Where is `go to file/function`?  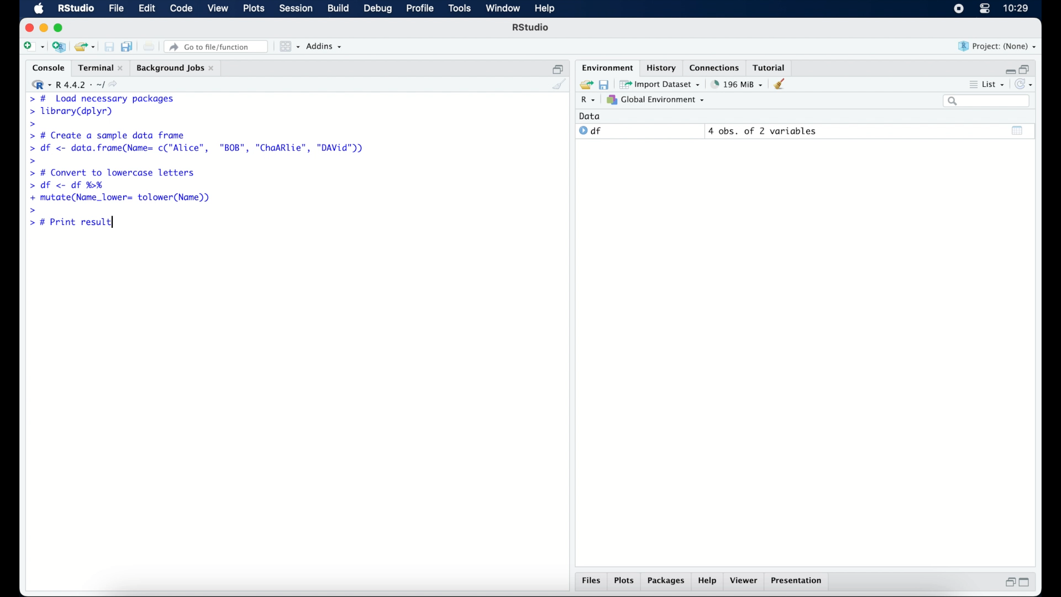 go to file/function is located at coordinates (217, 46).